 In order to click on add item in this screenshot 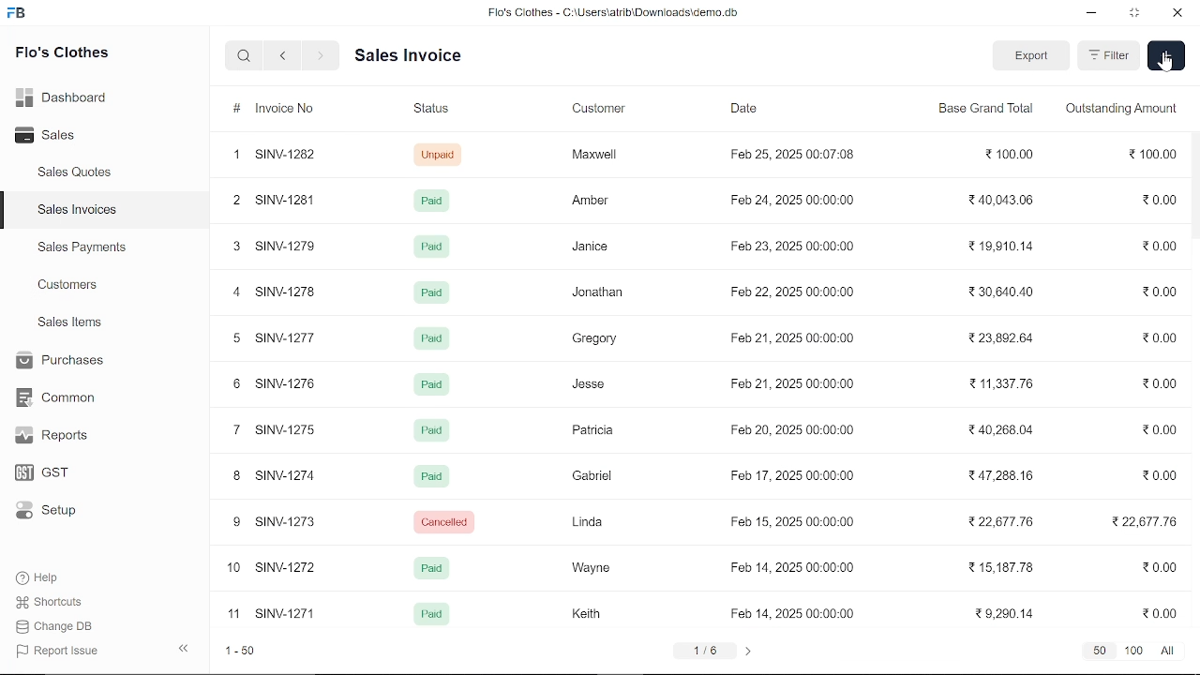, I will do `click(1166, 55)`.